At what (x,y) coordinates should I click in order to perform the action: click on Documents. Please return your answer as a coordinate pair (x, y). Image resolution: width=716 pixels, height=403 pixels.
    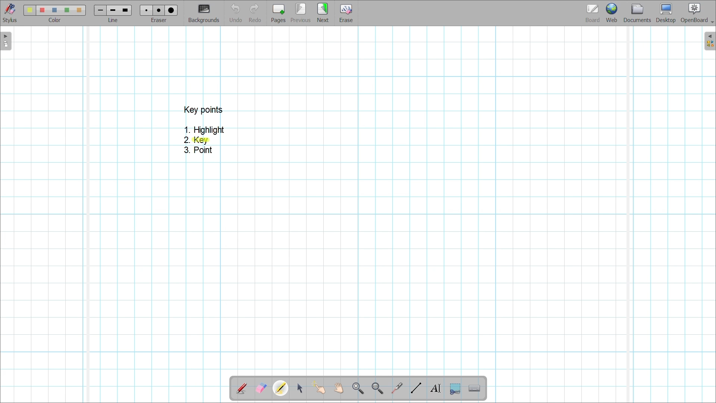
    Looking at the image, I should click on (637, 13).